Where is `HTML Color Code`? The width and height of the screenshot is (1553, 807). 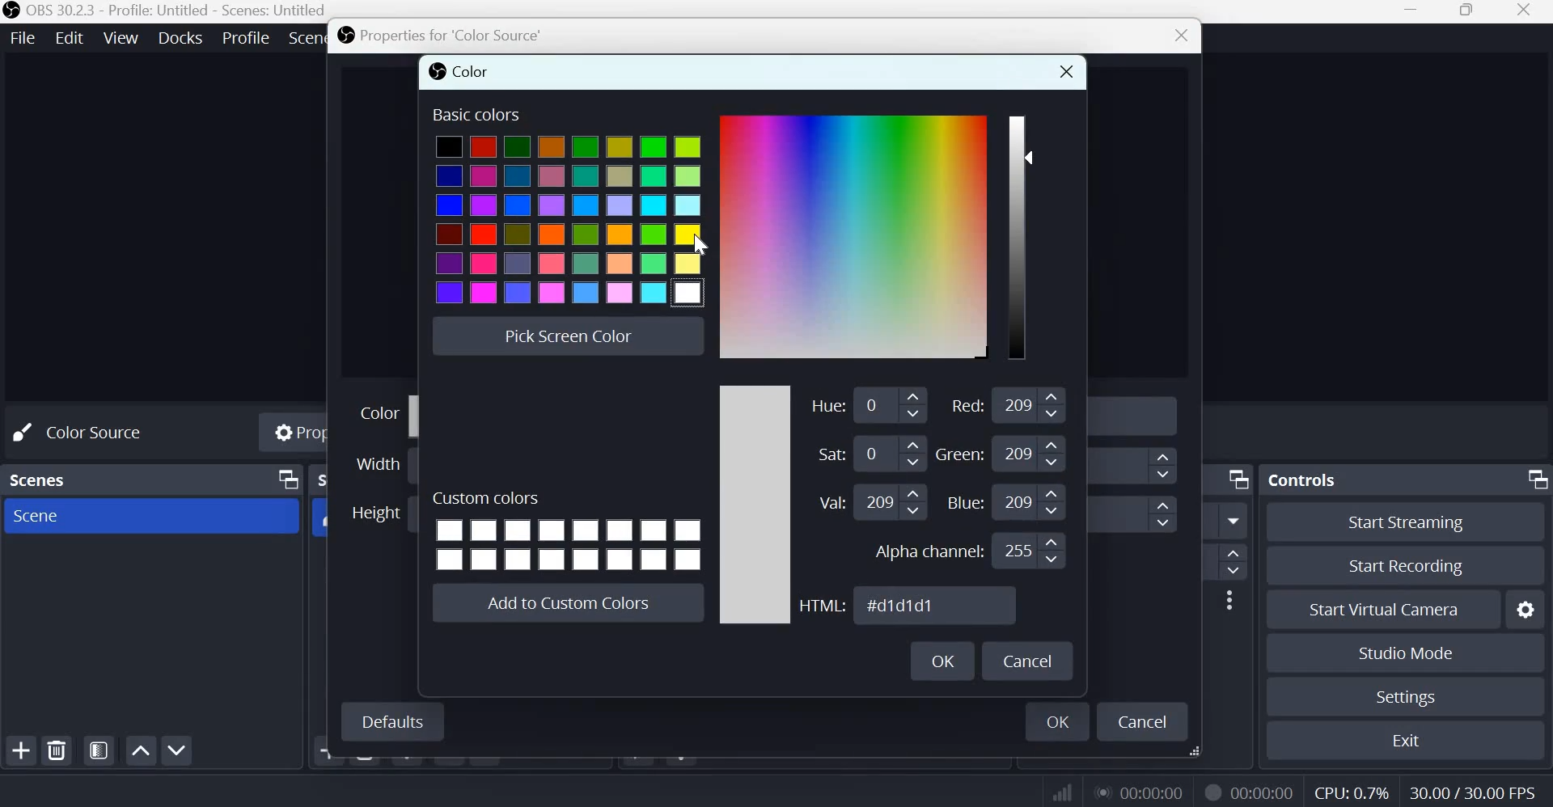
HTML Color Code is located at coordinates (936, 605).